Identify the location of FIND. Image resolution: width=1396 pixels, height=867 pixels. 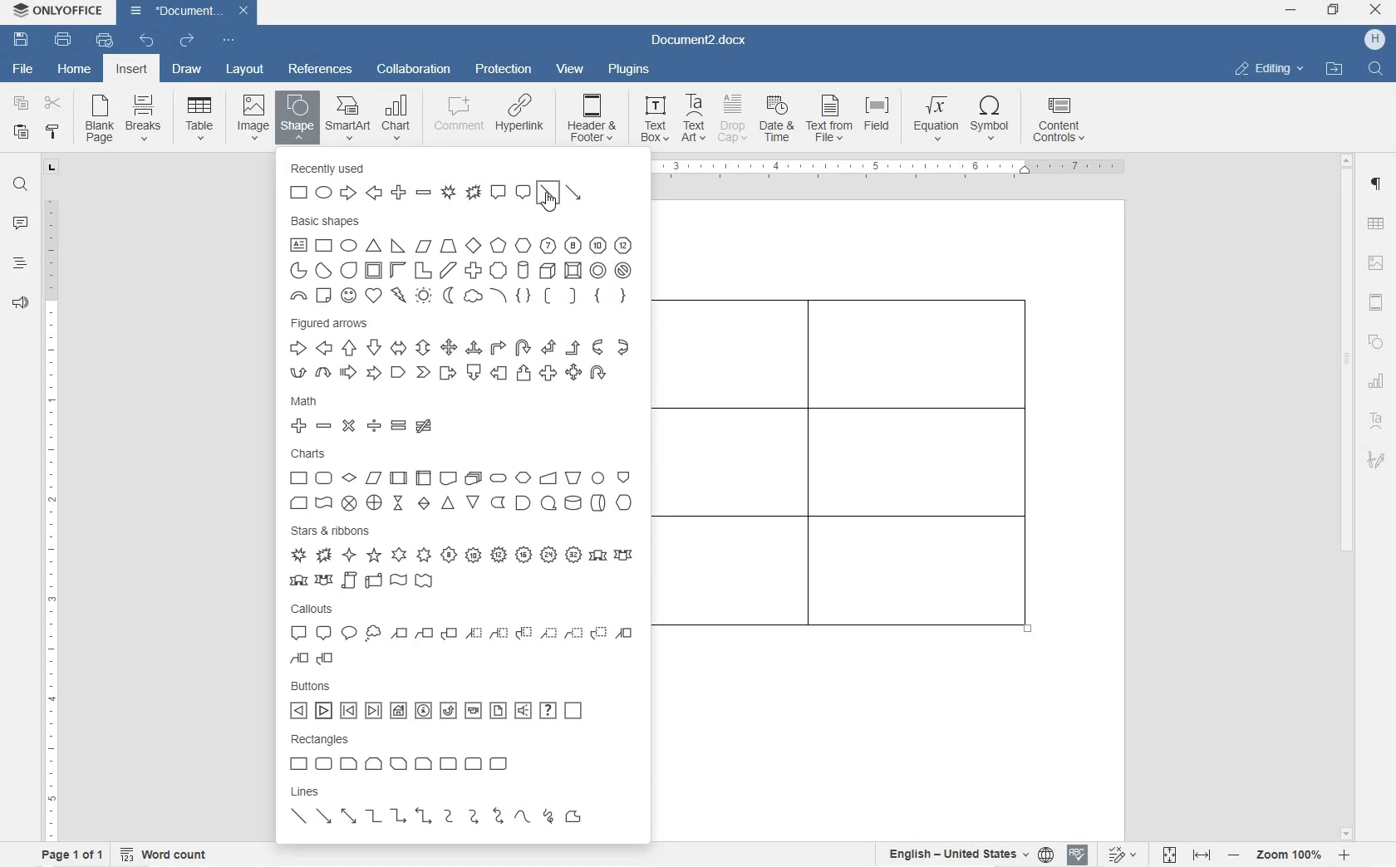
(1377, 68).